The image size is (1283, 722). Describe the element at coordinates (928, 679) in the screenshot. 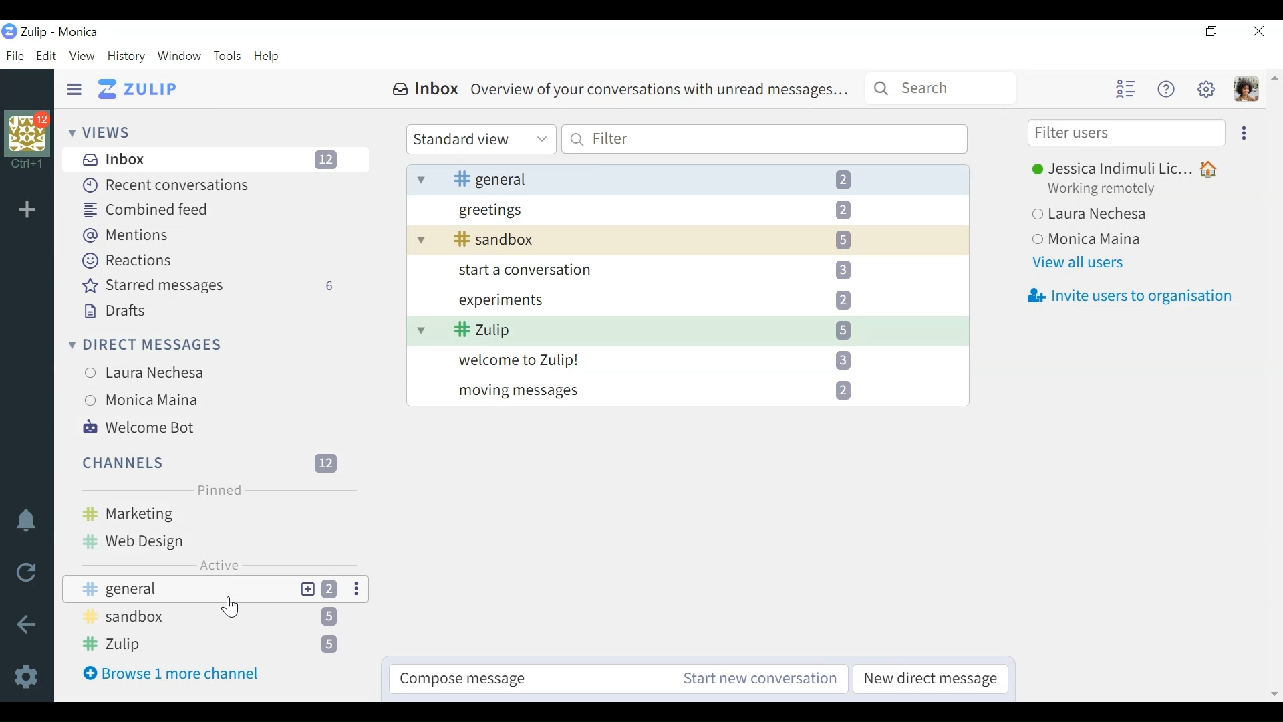

I see `New direct messages` at that location.